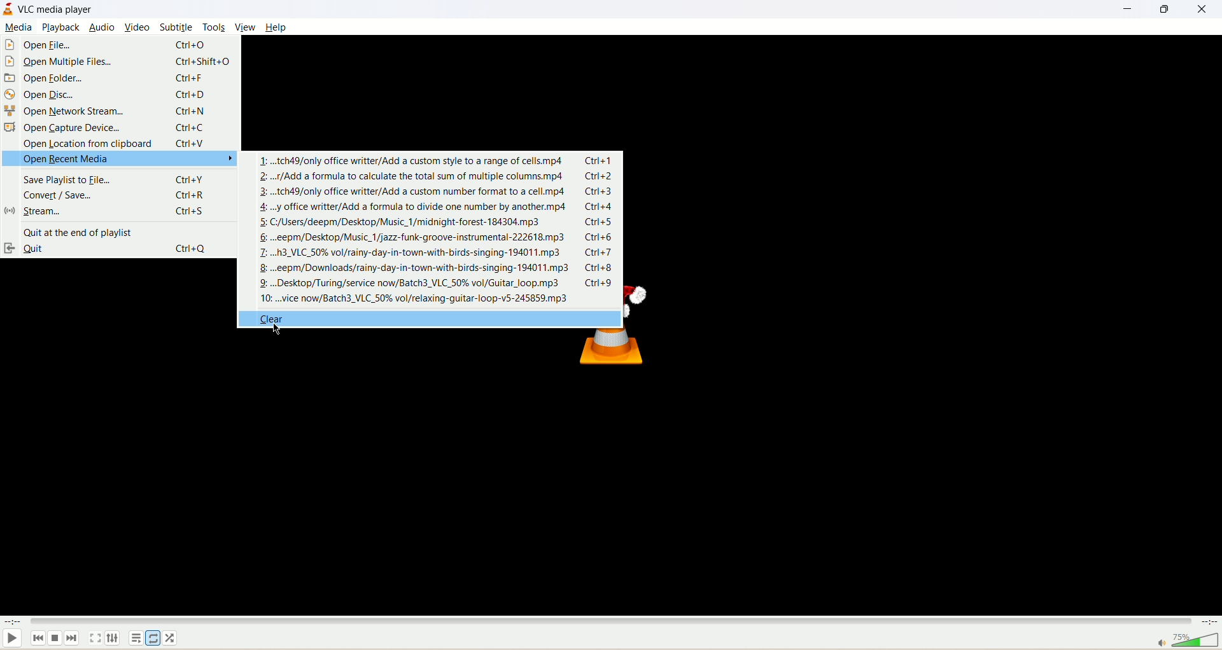 This screenshot has width=1222, height=650. I want to click on loop, so click(152, 637).